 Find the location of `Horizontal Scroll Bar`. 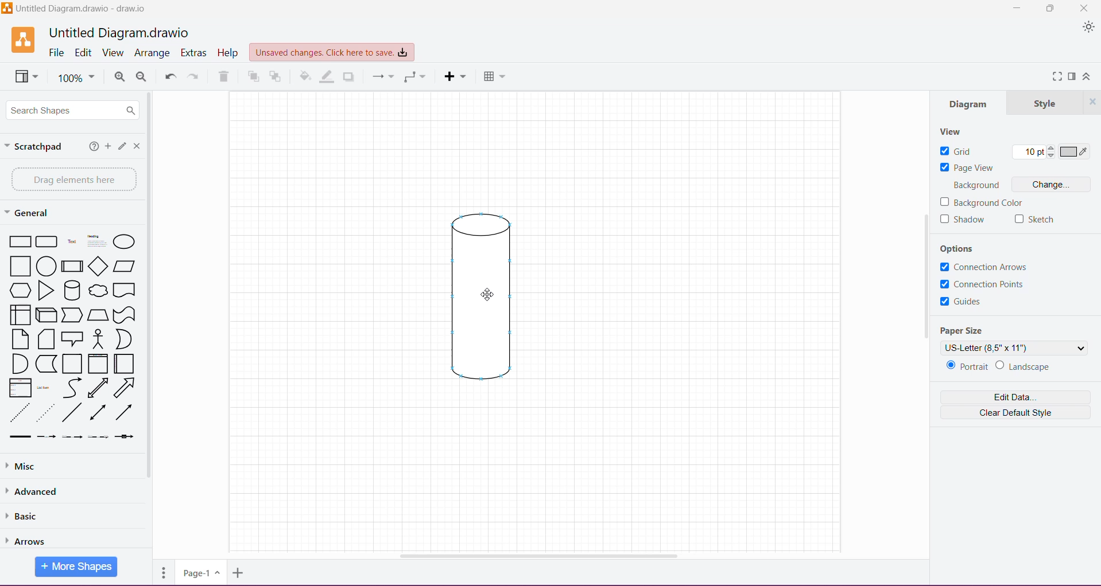

Horizontal Scroll Bar is located at coordinates (542, 556).